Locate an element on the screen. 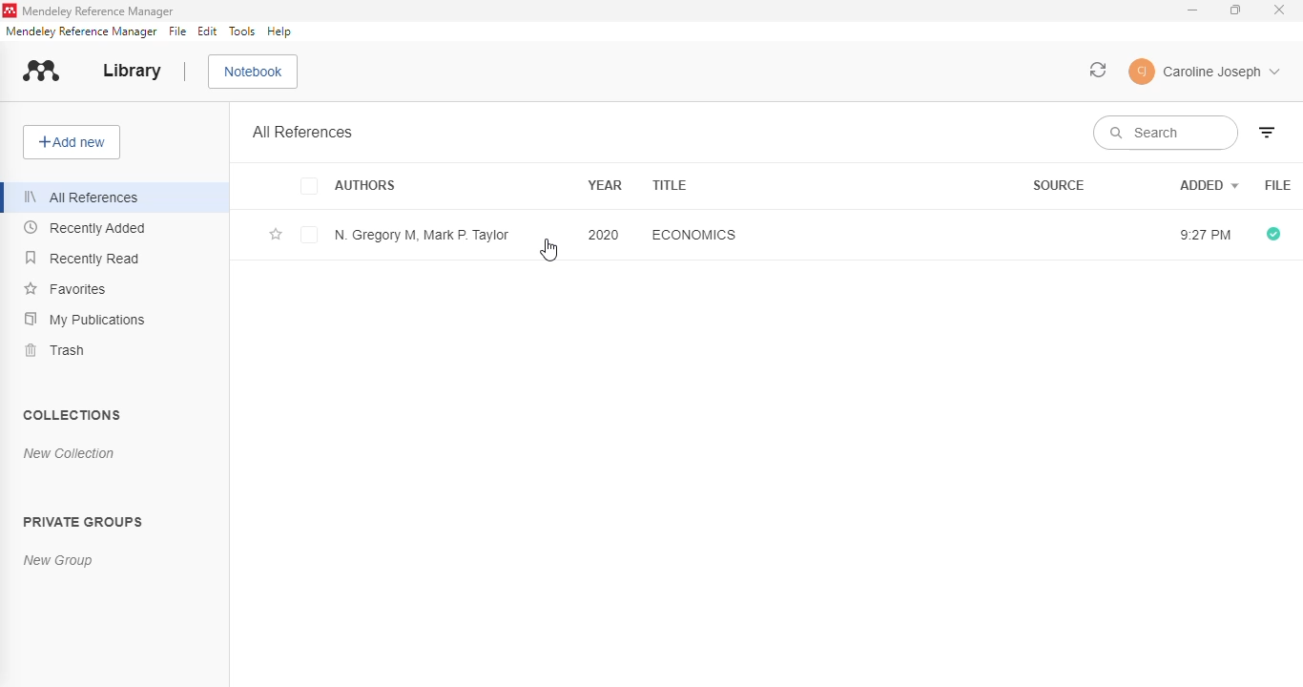  search is located at coordinates (1164, 133).